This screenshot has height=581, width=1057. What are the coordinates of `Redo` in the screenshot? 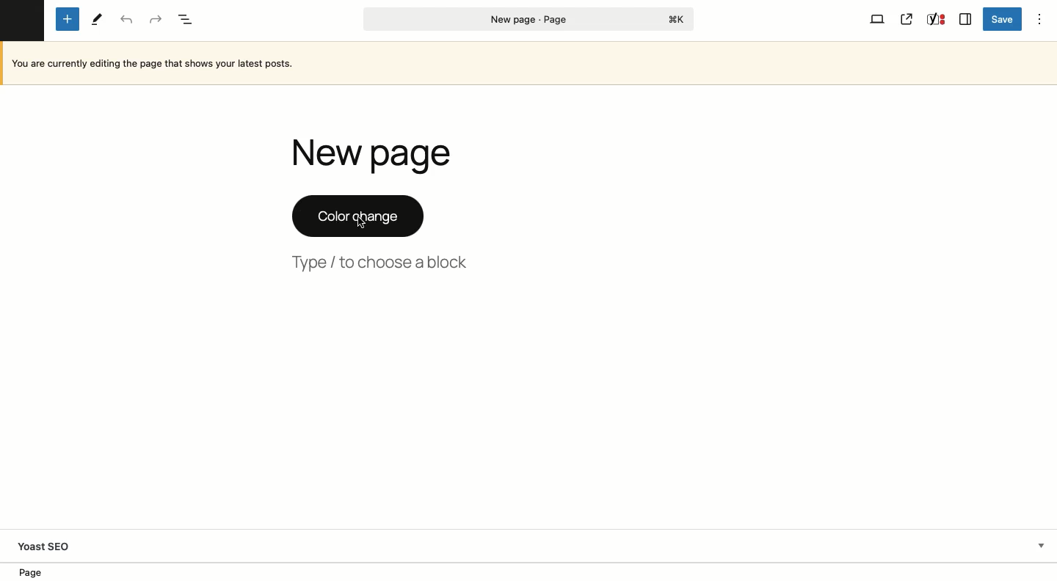 It's located at (154, 20).